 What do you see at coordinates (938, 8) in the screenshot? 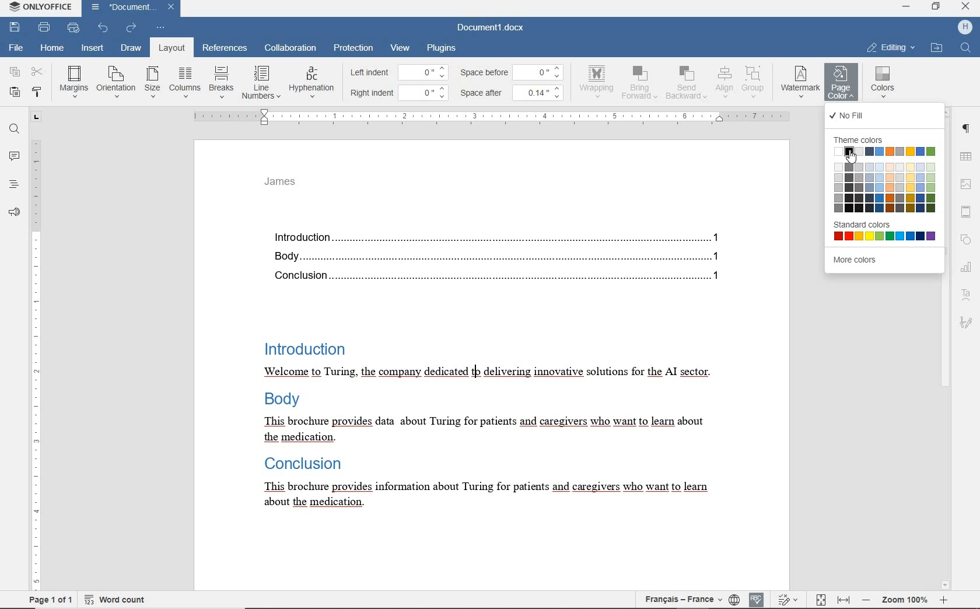
I see `restore down` at bounding box center [938, 8].